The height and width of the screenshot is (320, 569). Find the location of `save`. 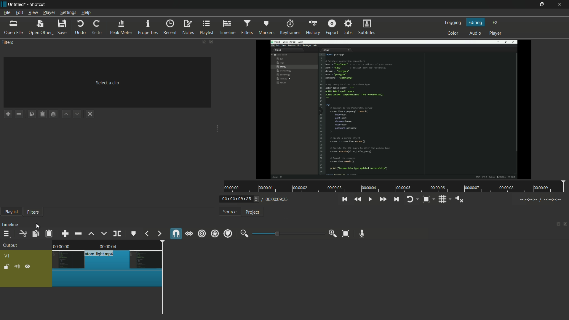

save is located at coordinates (63, 27).